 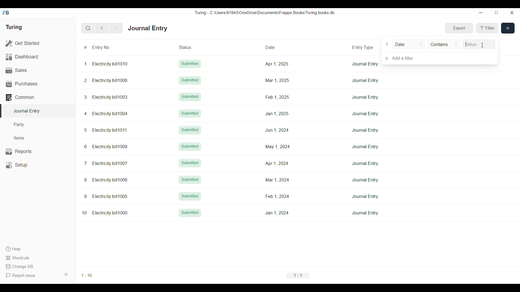 I want to click on 7 Electricity bill1007, so click(x=106, y=163).